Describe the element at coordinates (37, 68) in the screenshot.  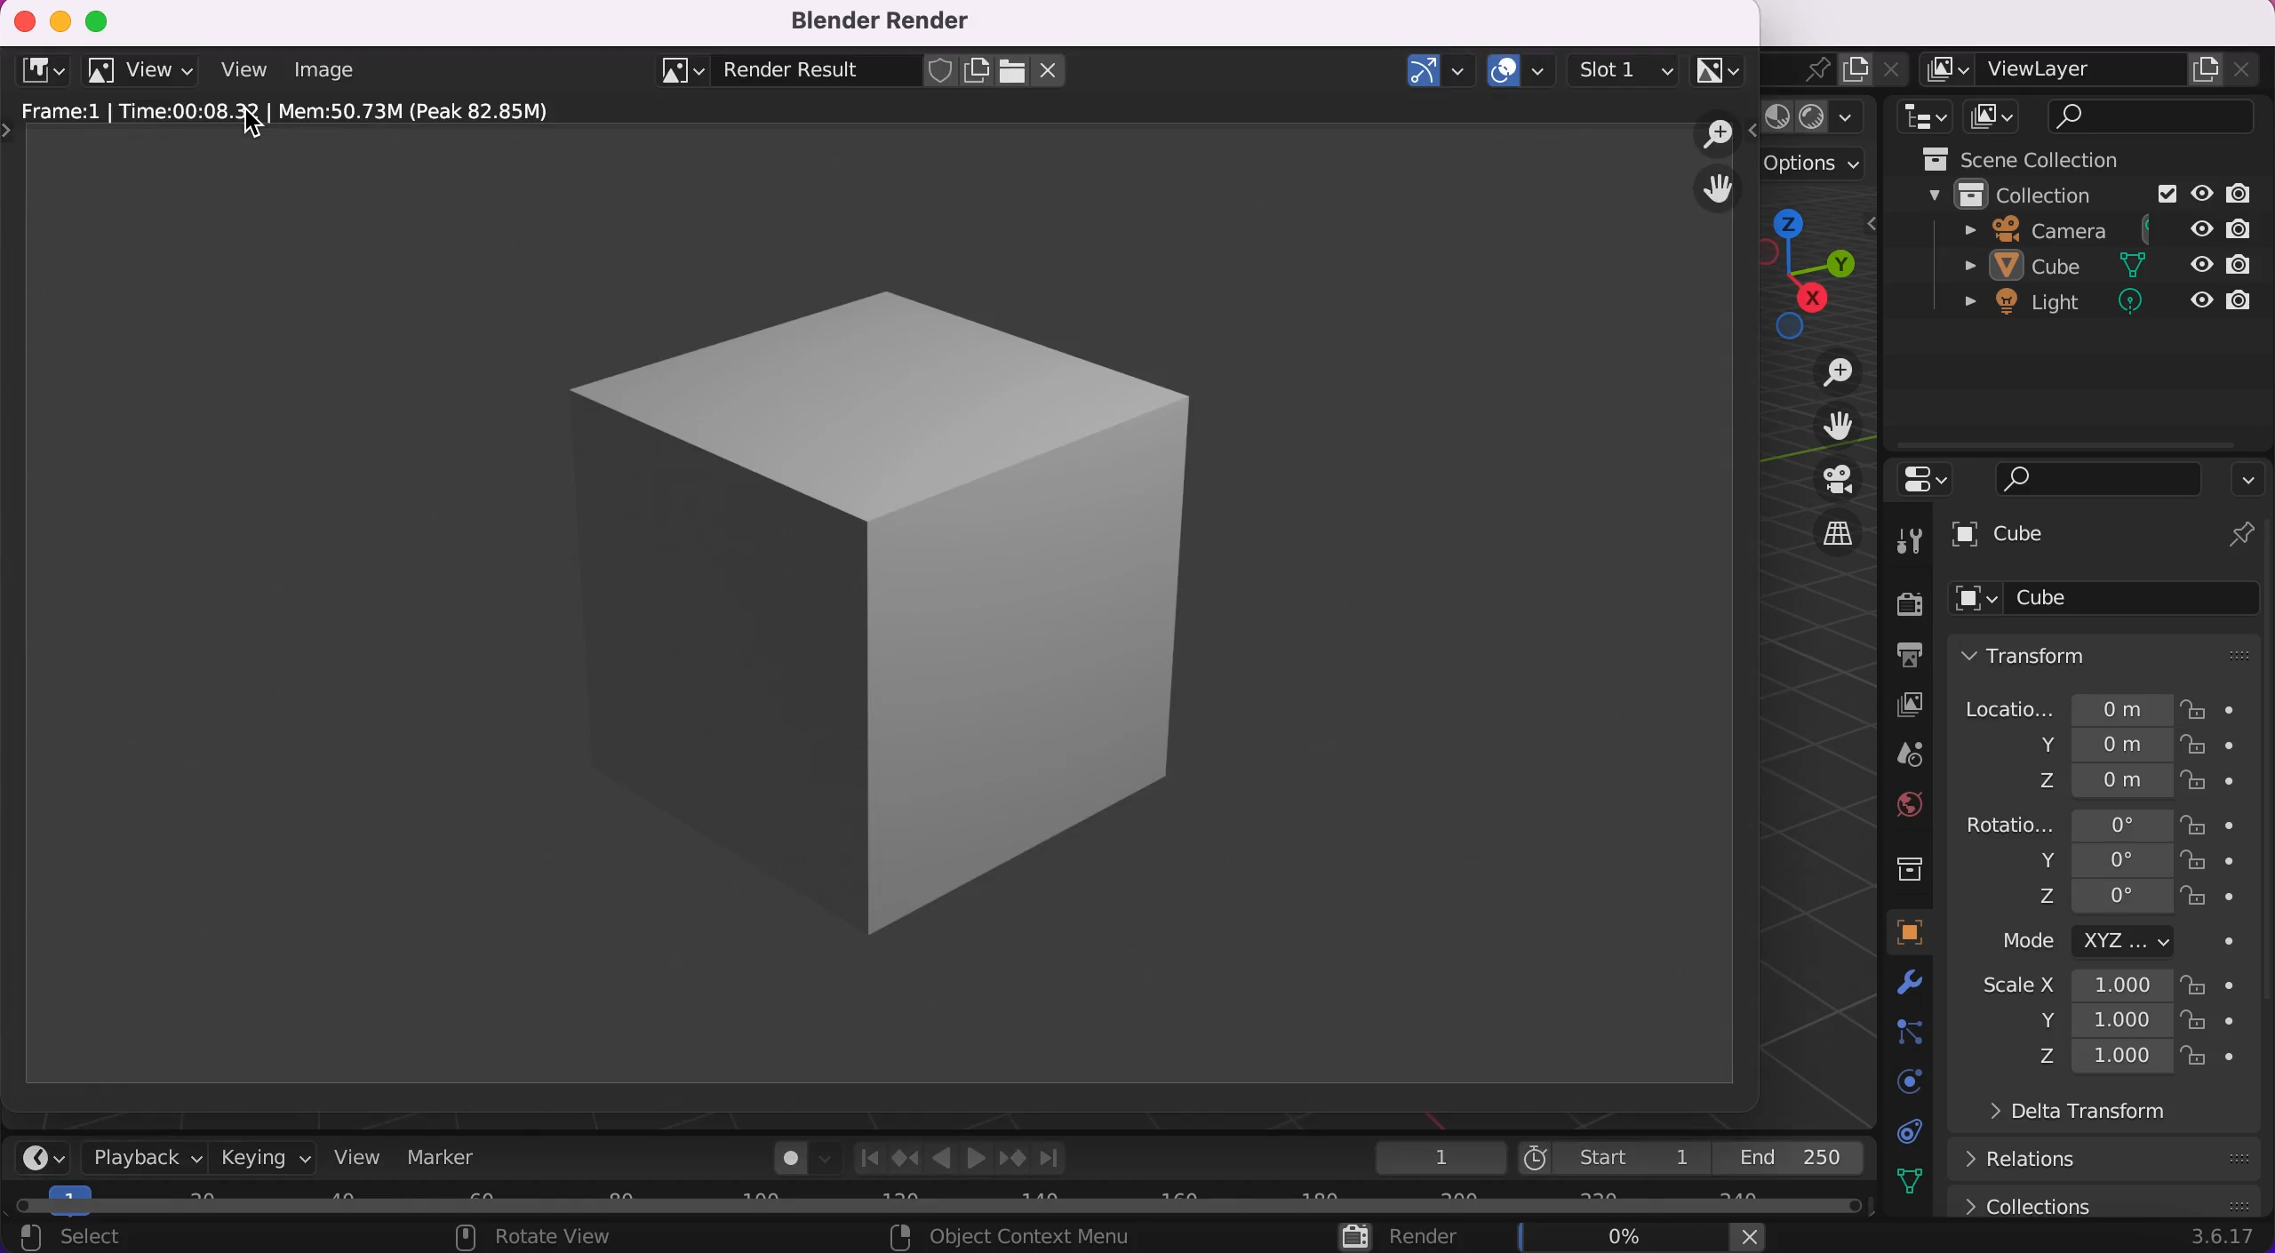
I see `editor type` at that location.